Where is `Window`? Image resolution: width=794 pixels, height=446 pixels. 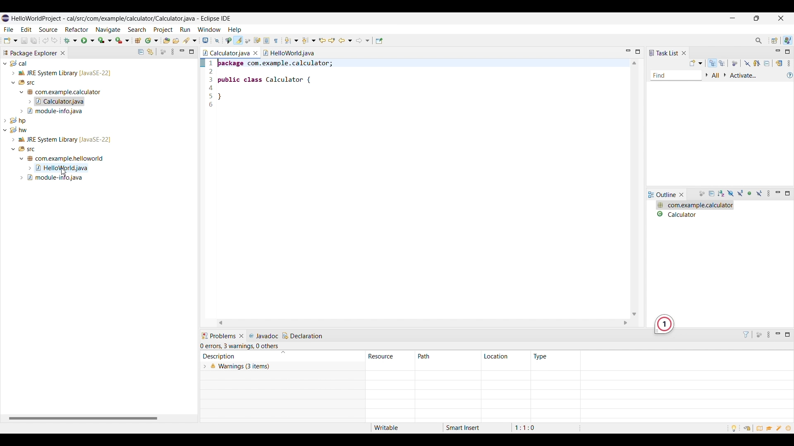
Window is located at coordinates (210, 29).